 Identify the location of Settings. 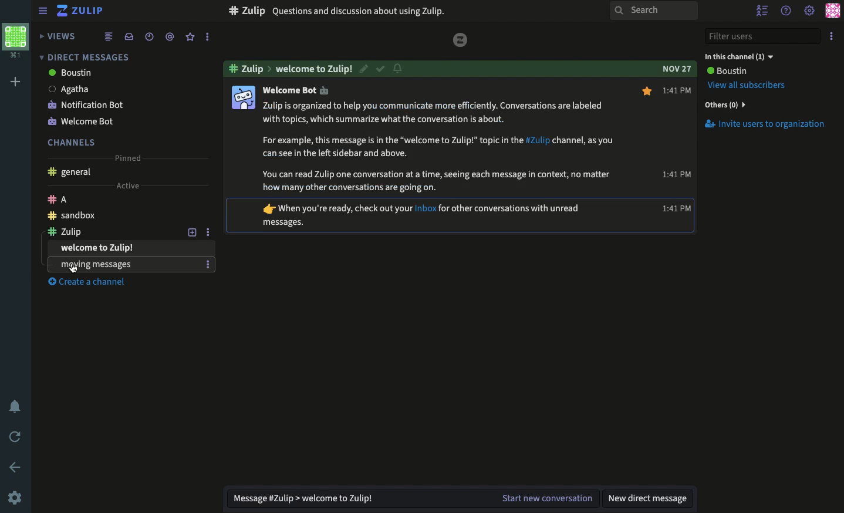
(15, 497).